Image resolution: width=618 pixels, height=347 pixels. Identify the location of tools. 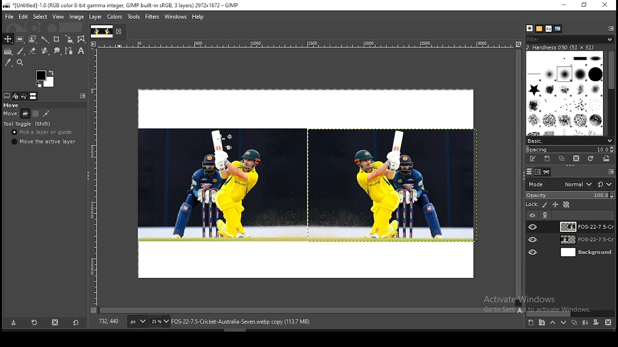
(135, 17).